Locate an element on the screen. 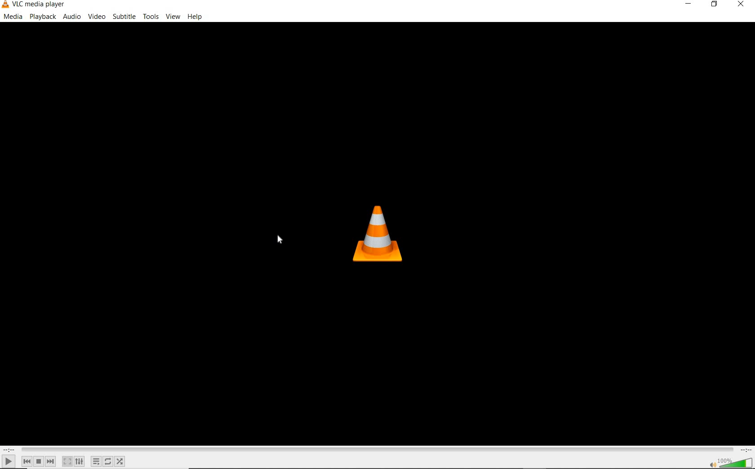  toggle the video in fullscreen is located at coordinates (67, 461).